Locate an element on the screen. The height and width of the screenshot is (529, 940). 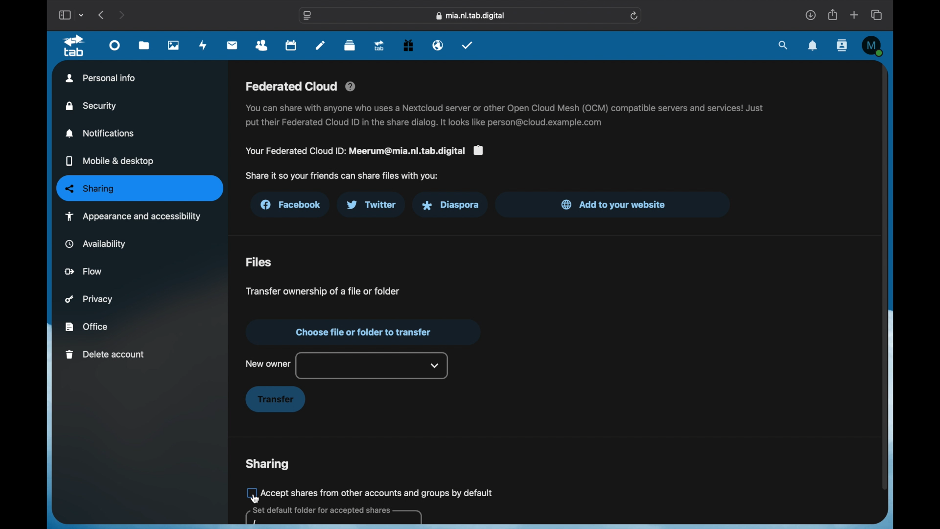
contacts is located at coordinates (841, 45).